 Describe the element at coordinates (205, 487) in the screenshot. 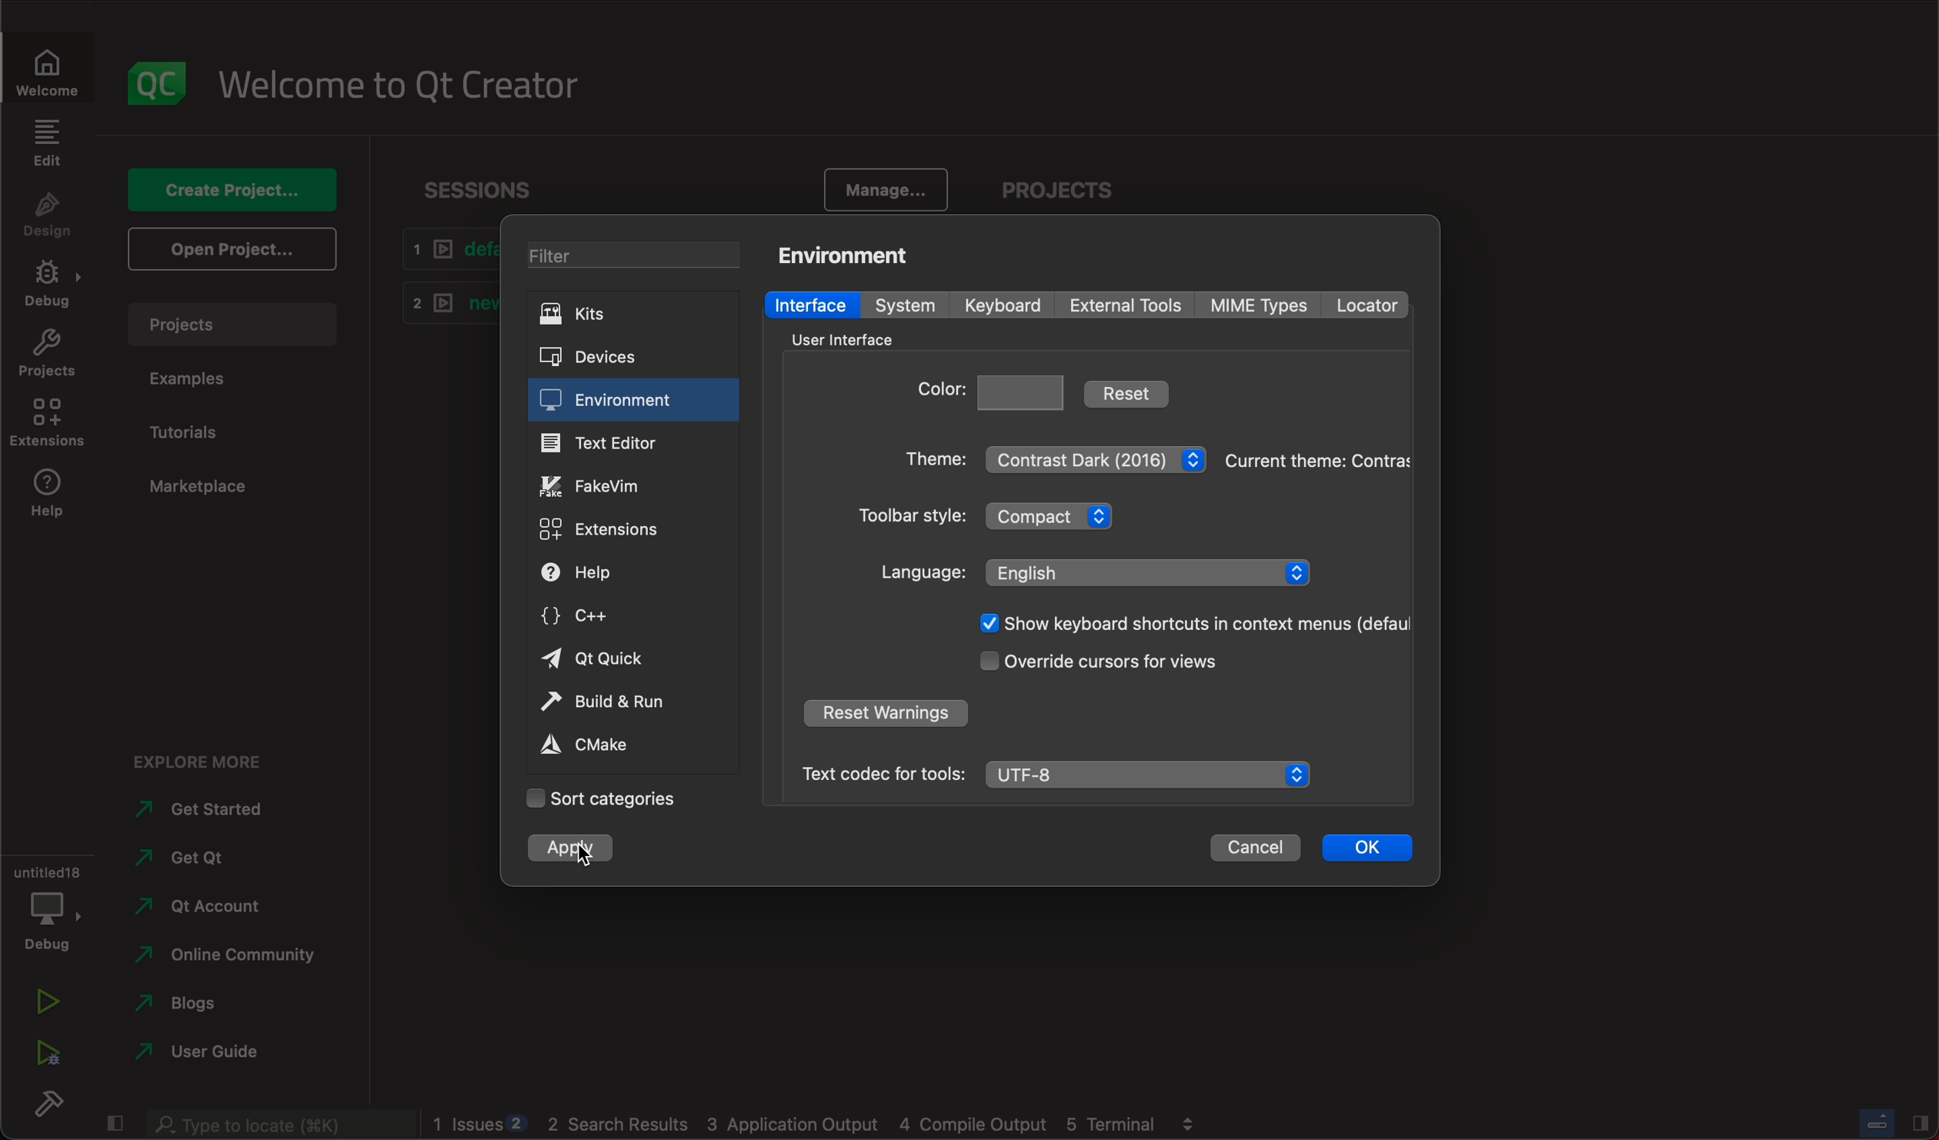

I see `marketplace` at that location.